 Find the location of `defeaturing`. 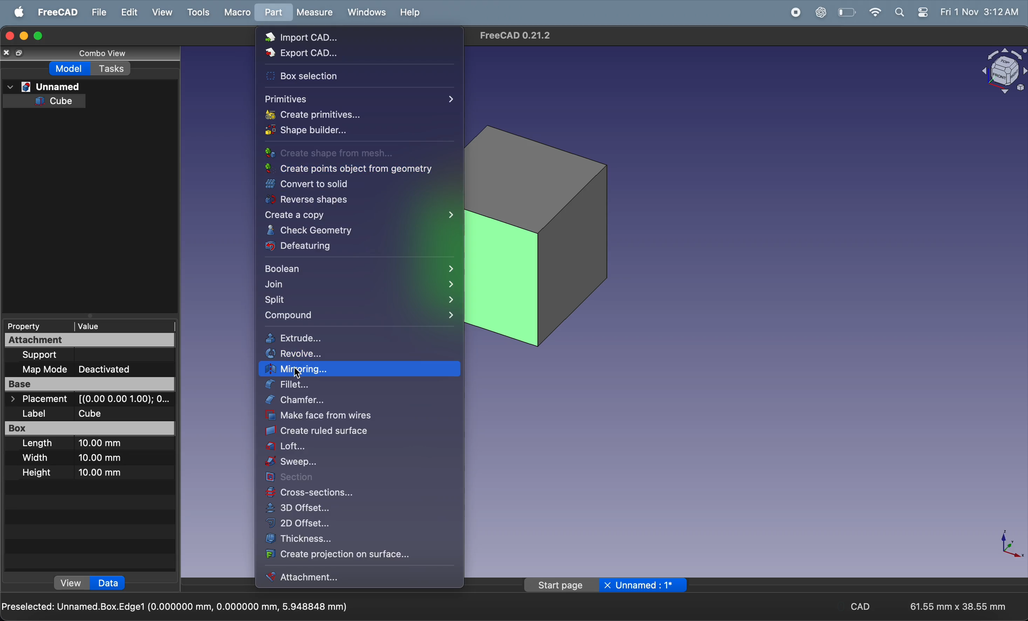

defeaturing is located at coordinates (338, 247).